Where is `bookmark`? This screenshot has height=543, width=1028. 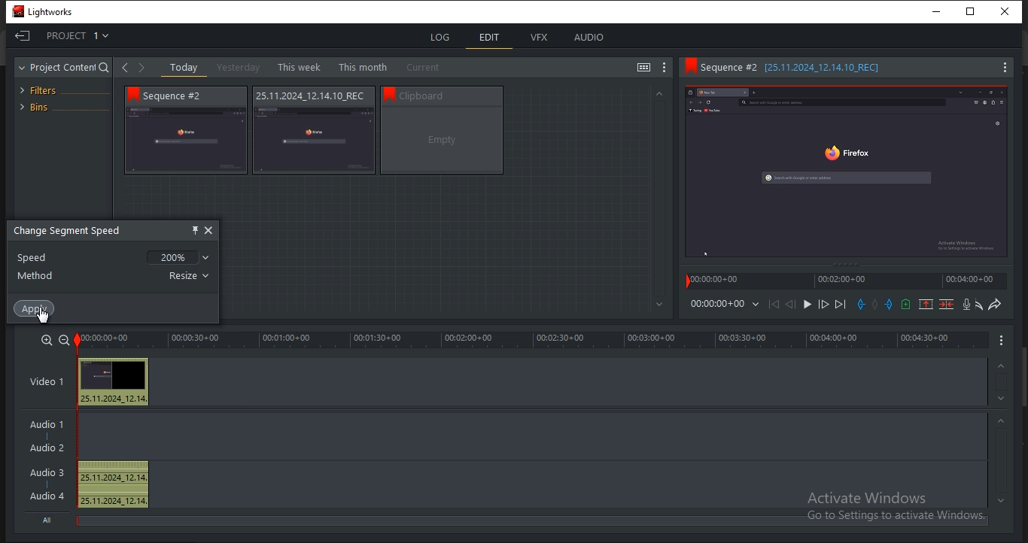
bookmark is located at coordinates (389, 93).